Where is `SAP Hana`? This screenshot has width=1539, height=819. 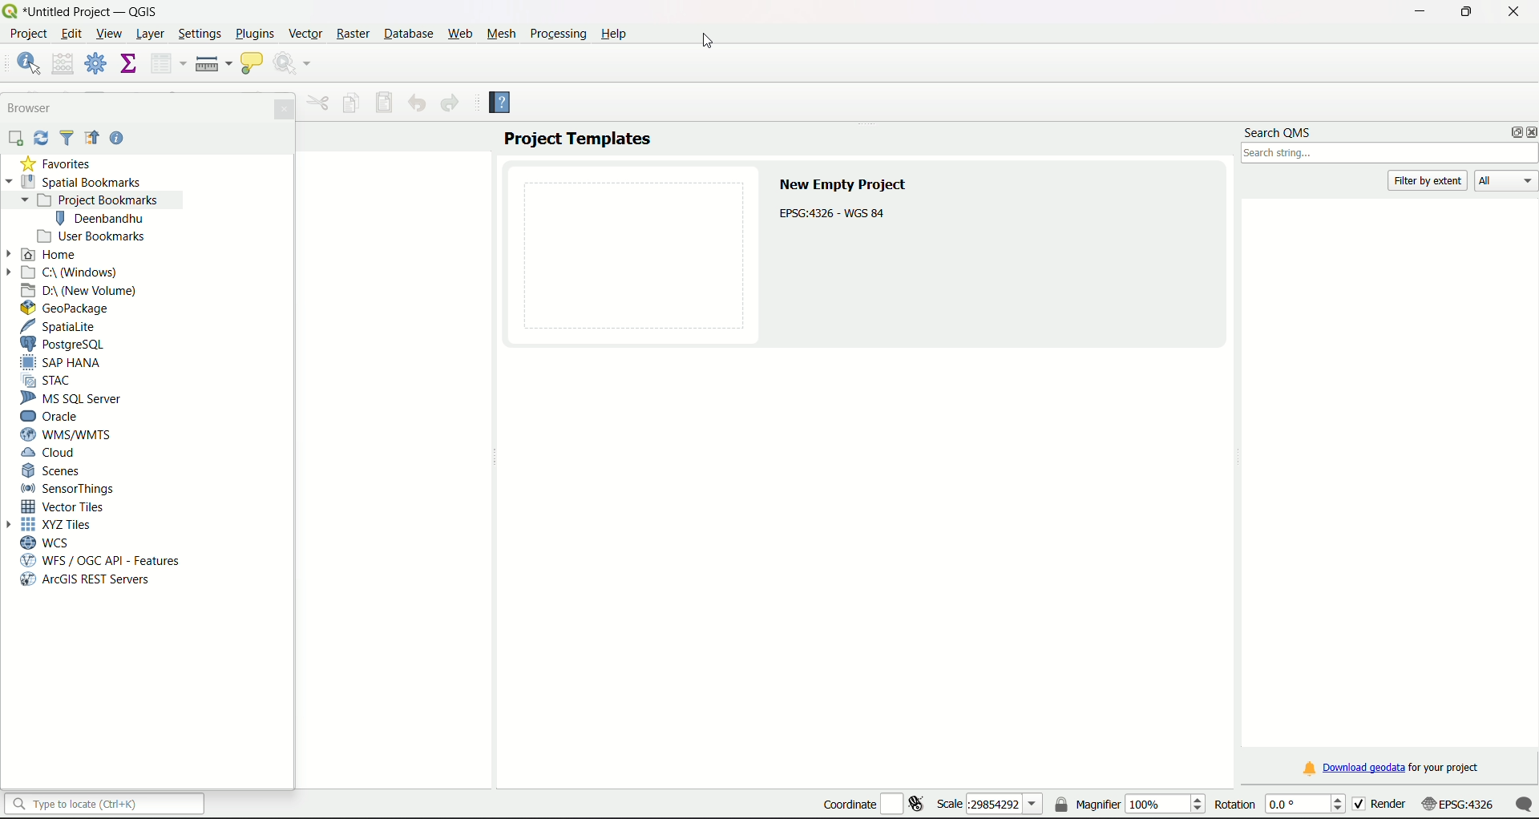 SAP Hana is located at coordinates (62, 361).